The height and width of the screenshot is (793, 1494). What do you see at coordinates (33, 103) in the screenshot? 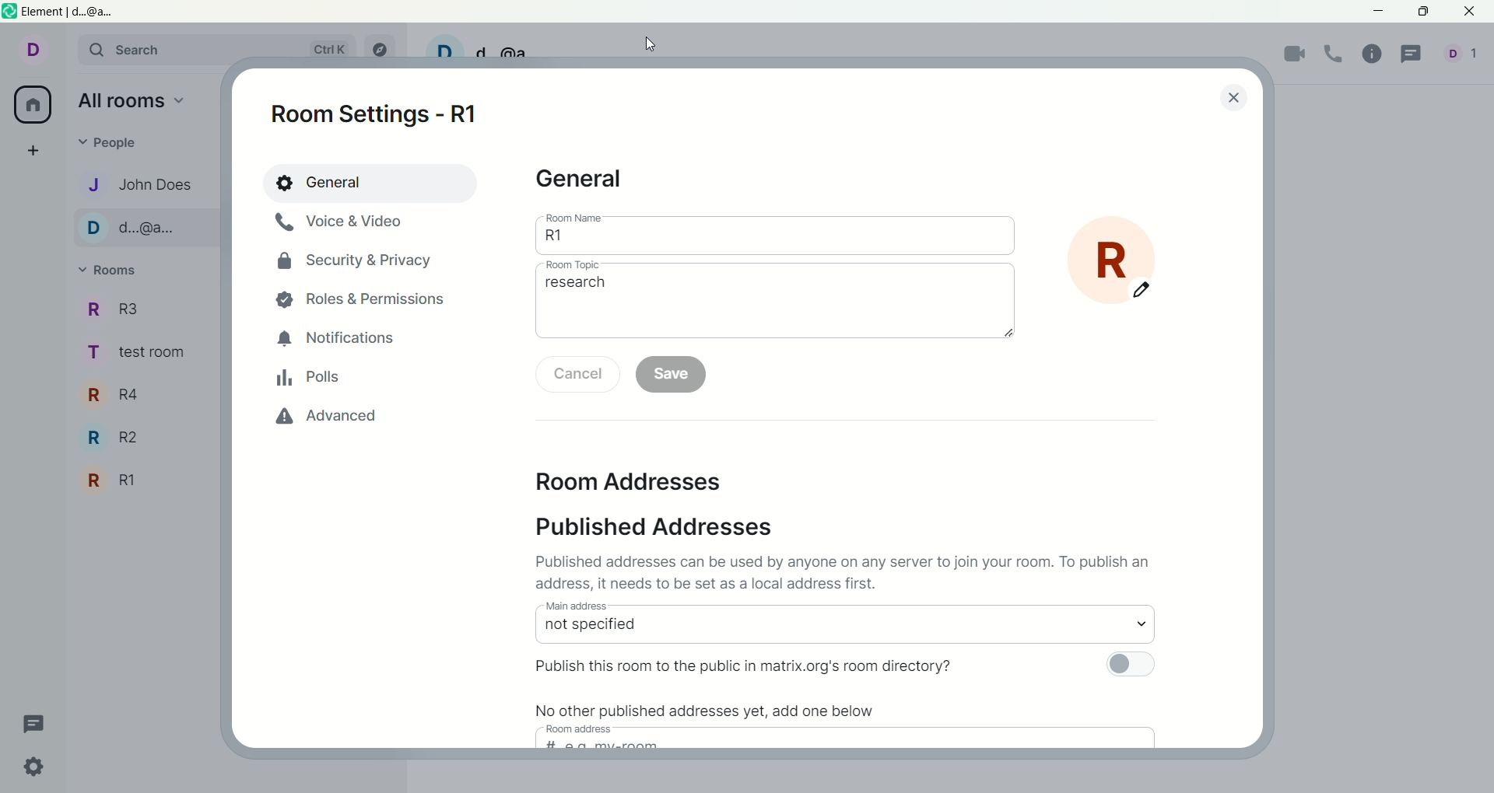
I see `all rooms` at bounding box center [33, 103].